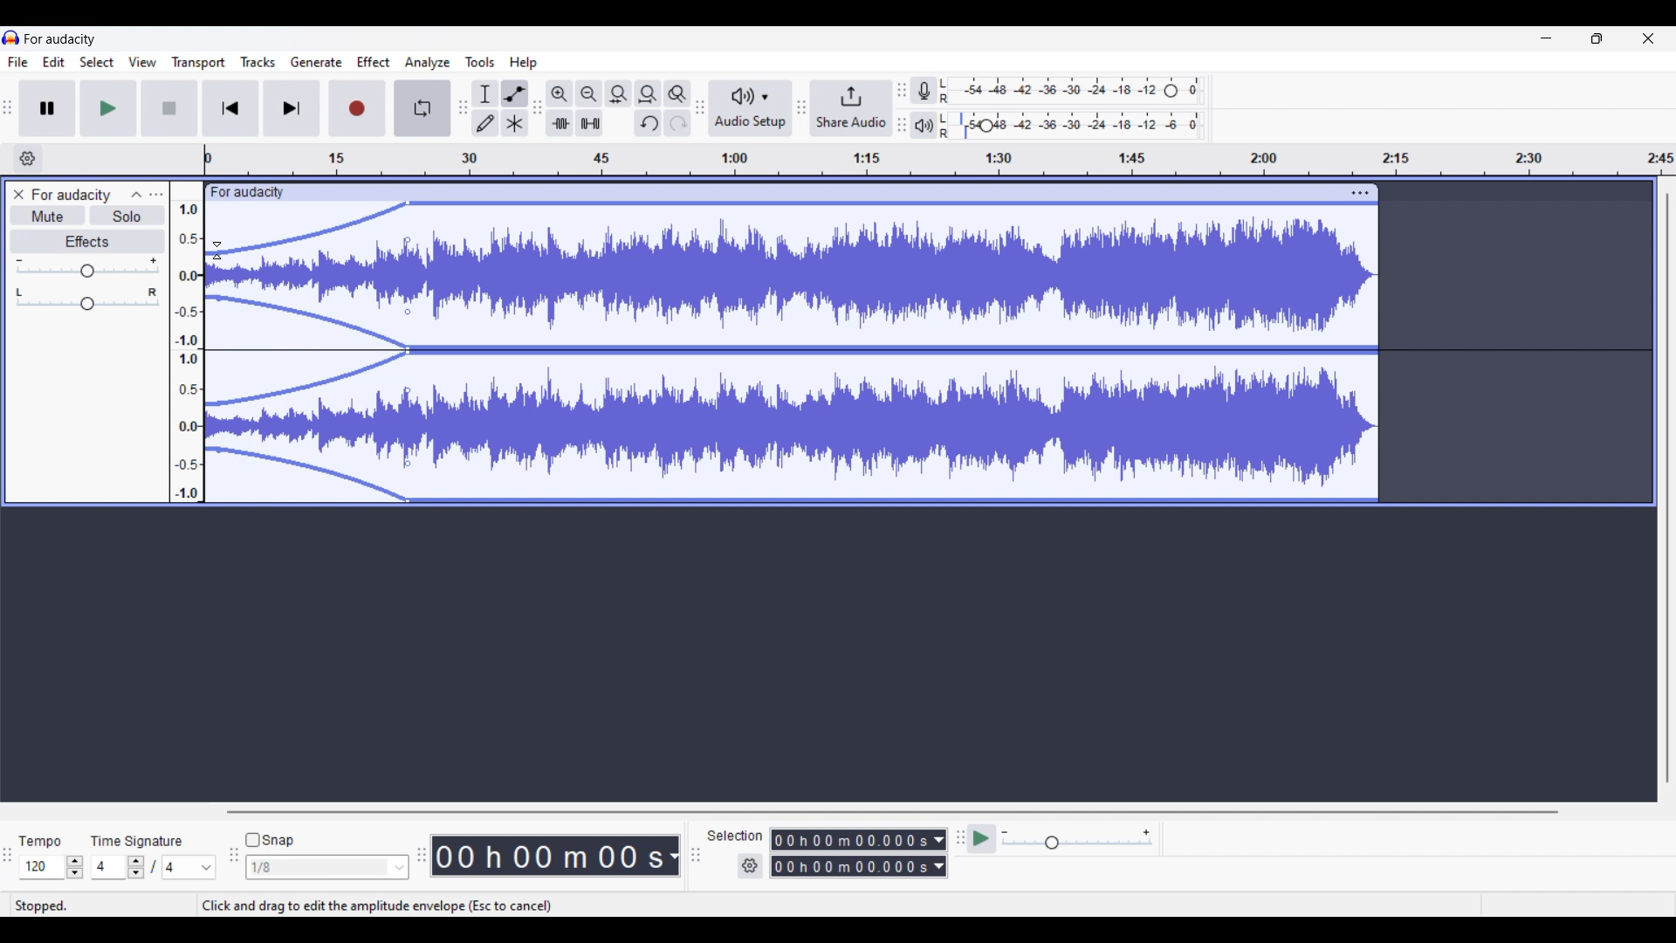  What do you see at coordinates (1546, 38) in the screenshot?
I see `Minimize ` at bounding box center [1546, 38].